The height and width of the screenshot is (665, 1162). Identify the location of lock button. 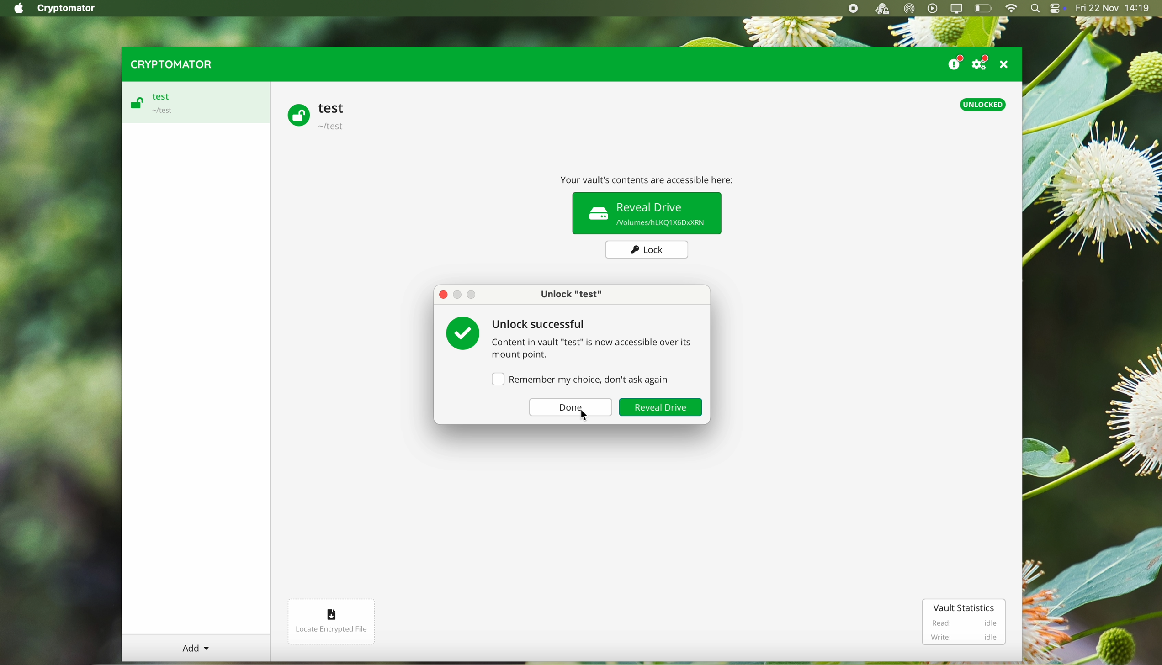
(646, 251).